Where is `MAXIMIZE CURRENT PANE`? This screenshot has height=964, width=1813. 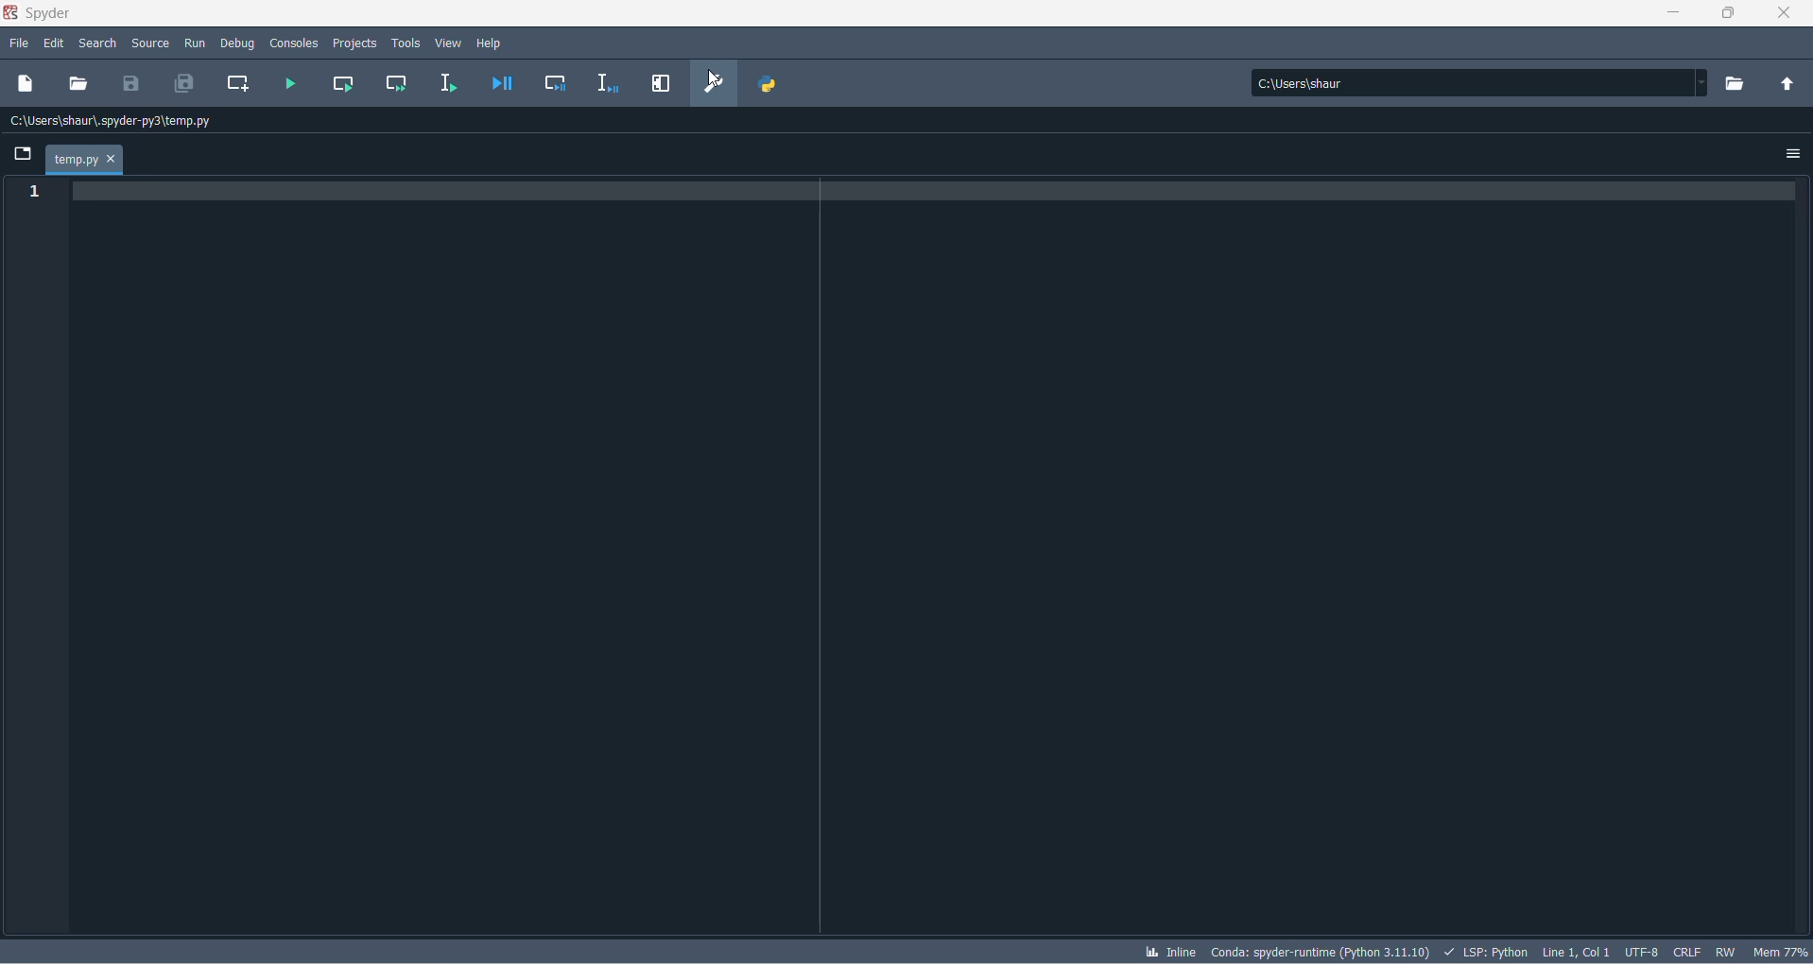
MAXIMIZE CURRENT PANE is located at coordinates (659, 85).